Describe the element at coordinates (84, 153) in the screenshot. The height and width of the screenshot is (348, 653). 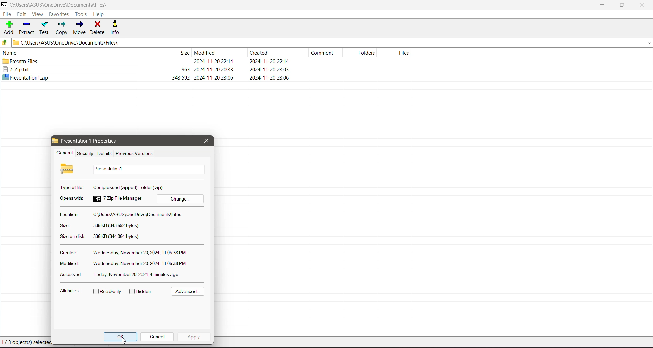
I see `Security` at that location.